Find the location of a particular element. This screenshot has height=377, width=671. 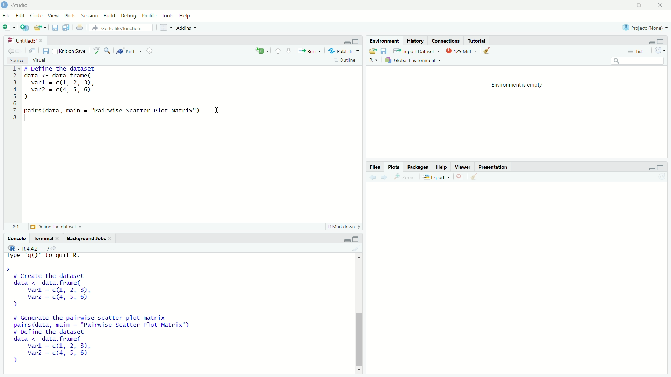

Refresh the list of objects in the environment is located at coordinates (660, 51).